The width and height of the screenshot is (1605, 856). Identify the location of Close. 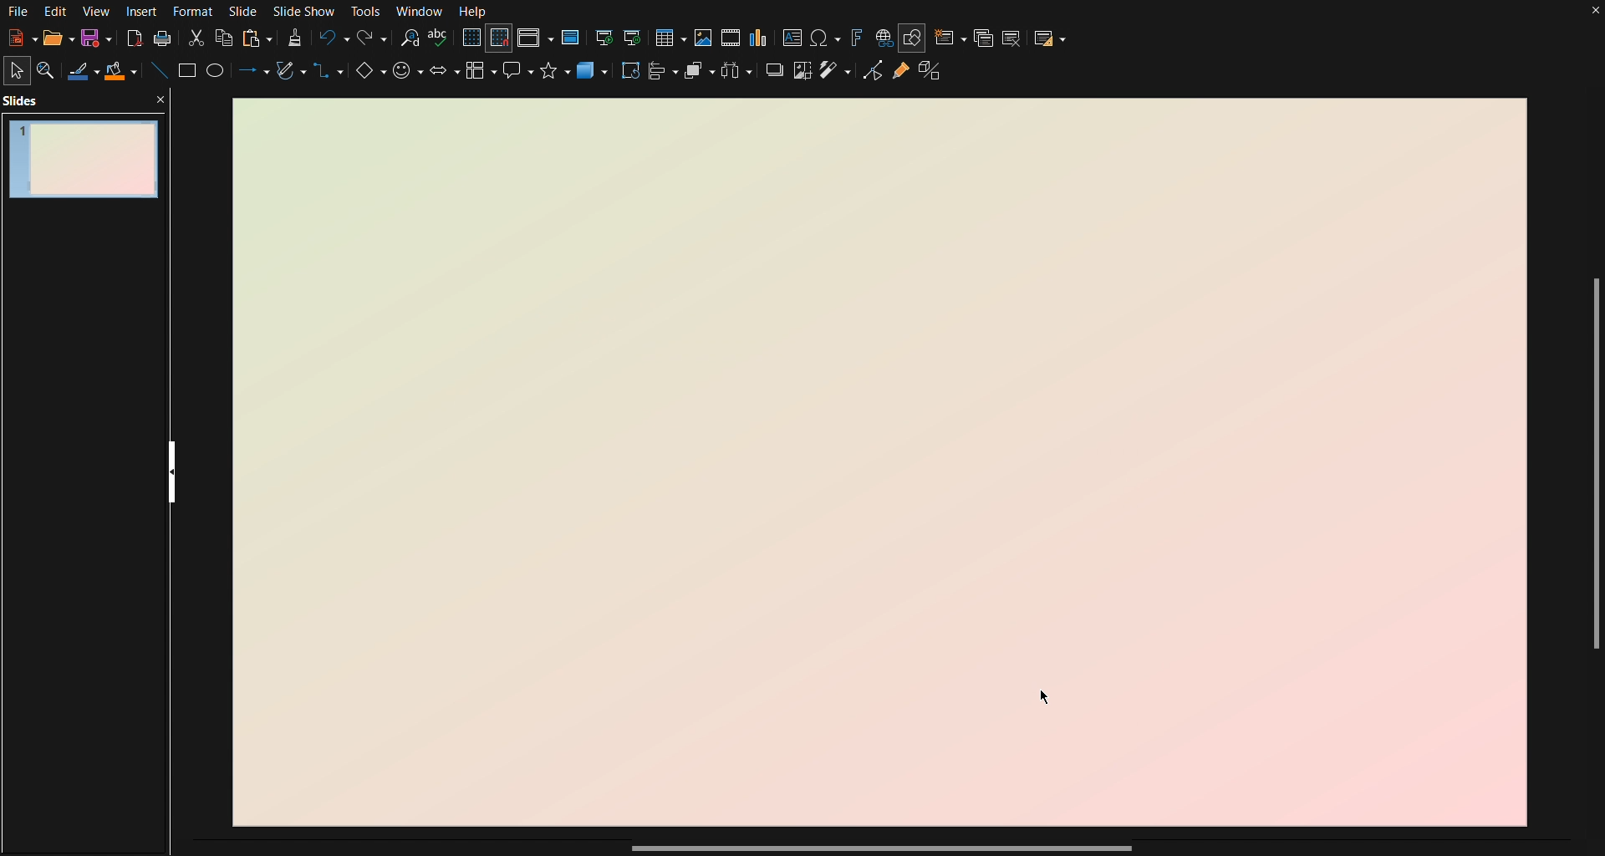
(1595, 13).